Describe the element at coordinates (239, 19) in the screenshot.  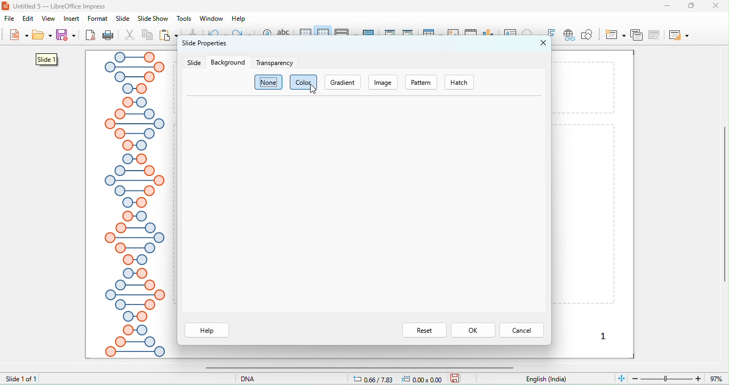
I see `help` at that location.